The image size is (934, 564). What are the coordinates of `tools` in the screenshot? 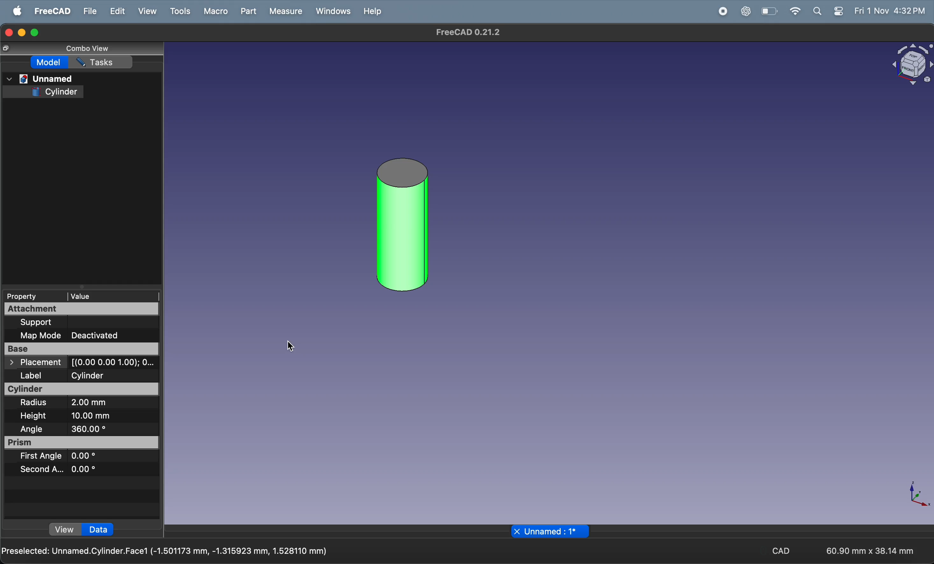 It's located at (179, 11).